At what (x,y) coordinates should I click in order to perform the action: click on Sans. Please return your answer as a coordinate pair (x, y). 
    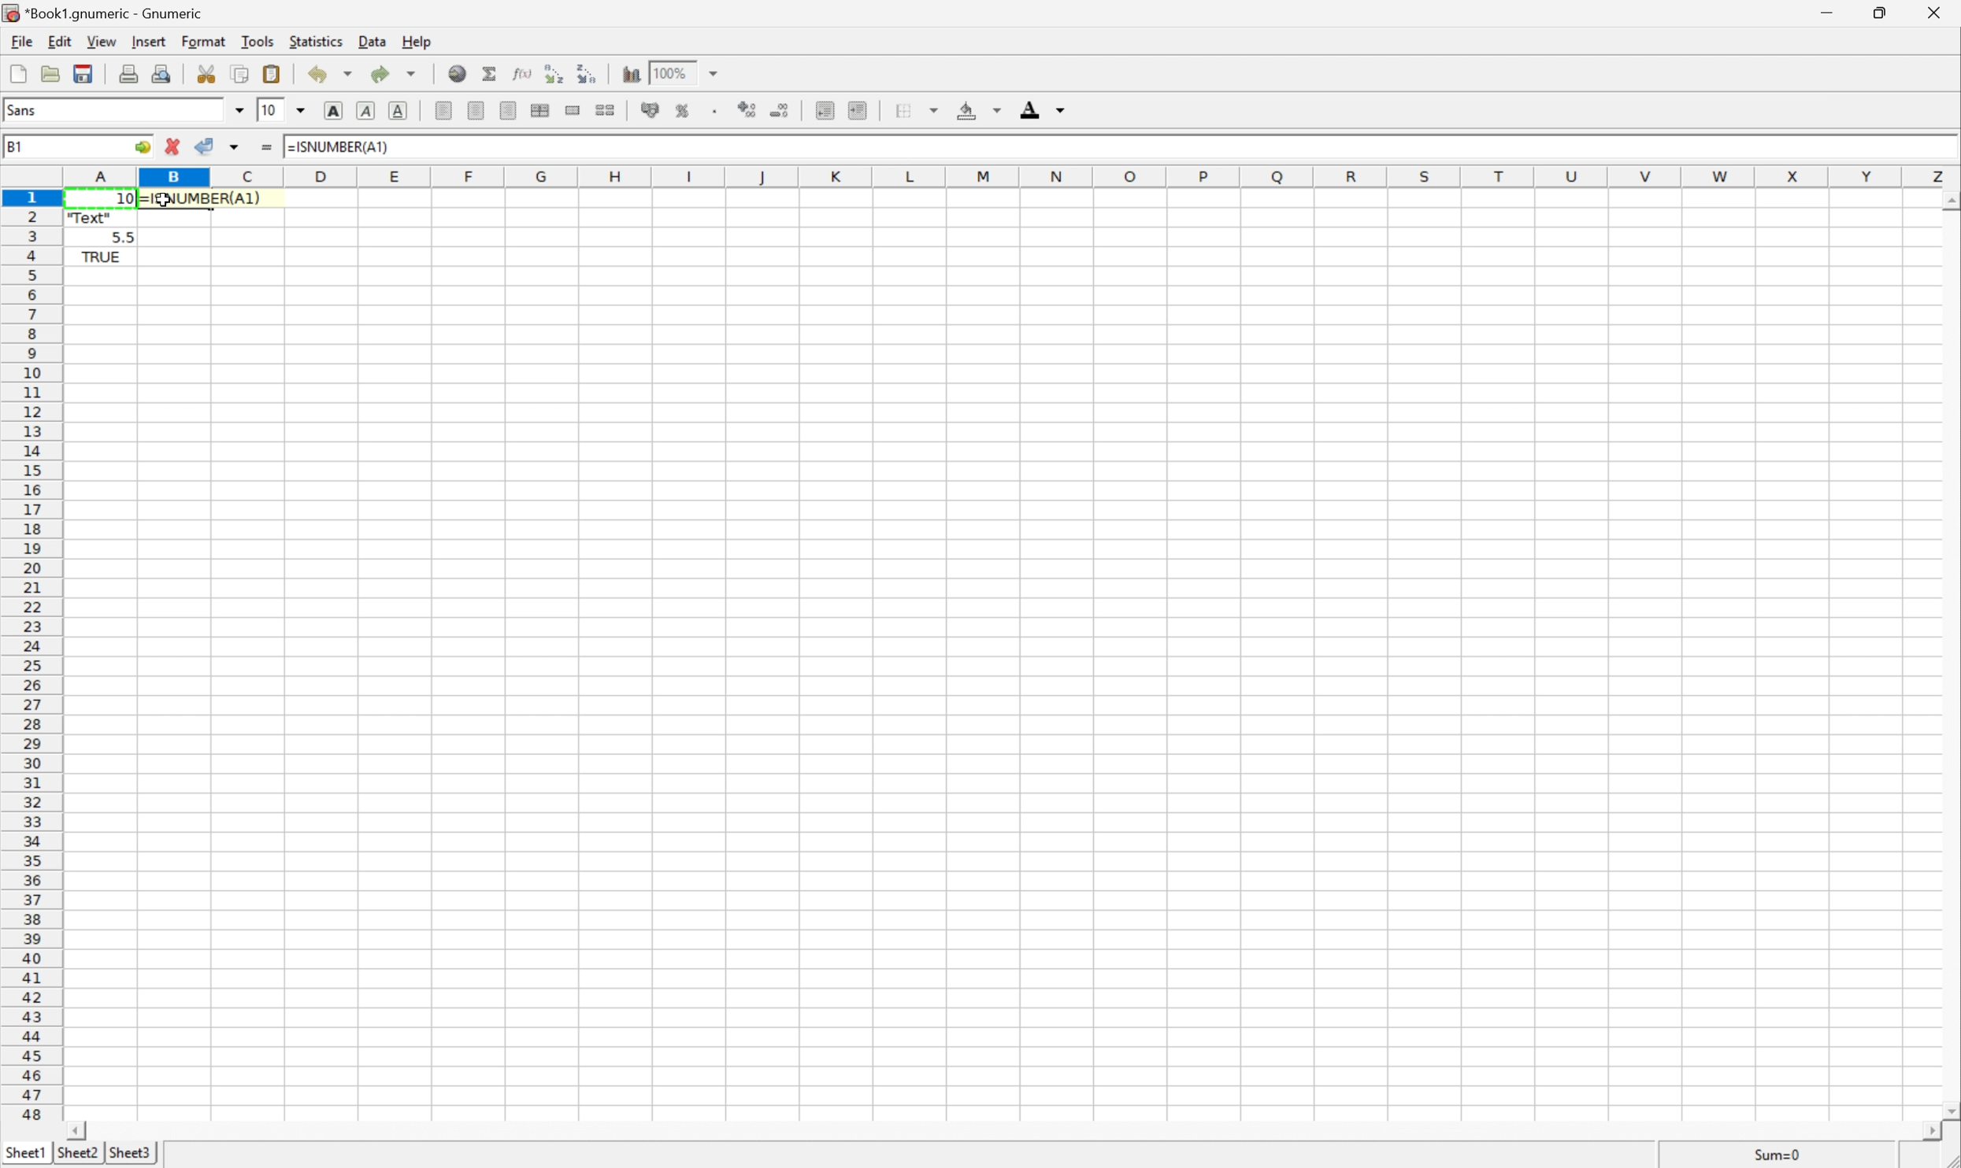
    Looking at the image, I should click on (24, 108).